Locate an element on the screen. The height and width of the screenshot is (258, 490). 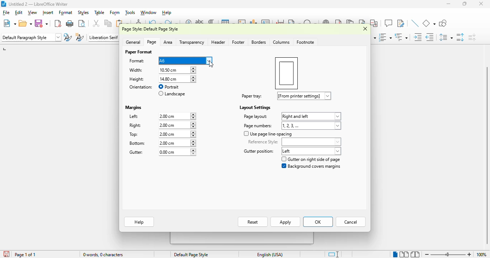
minimize is located at coordinates (448, 4).